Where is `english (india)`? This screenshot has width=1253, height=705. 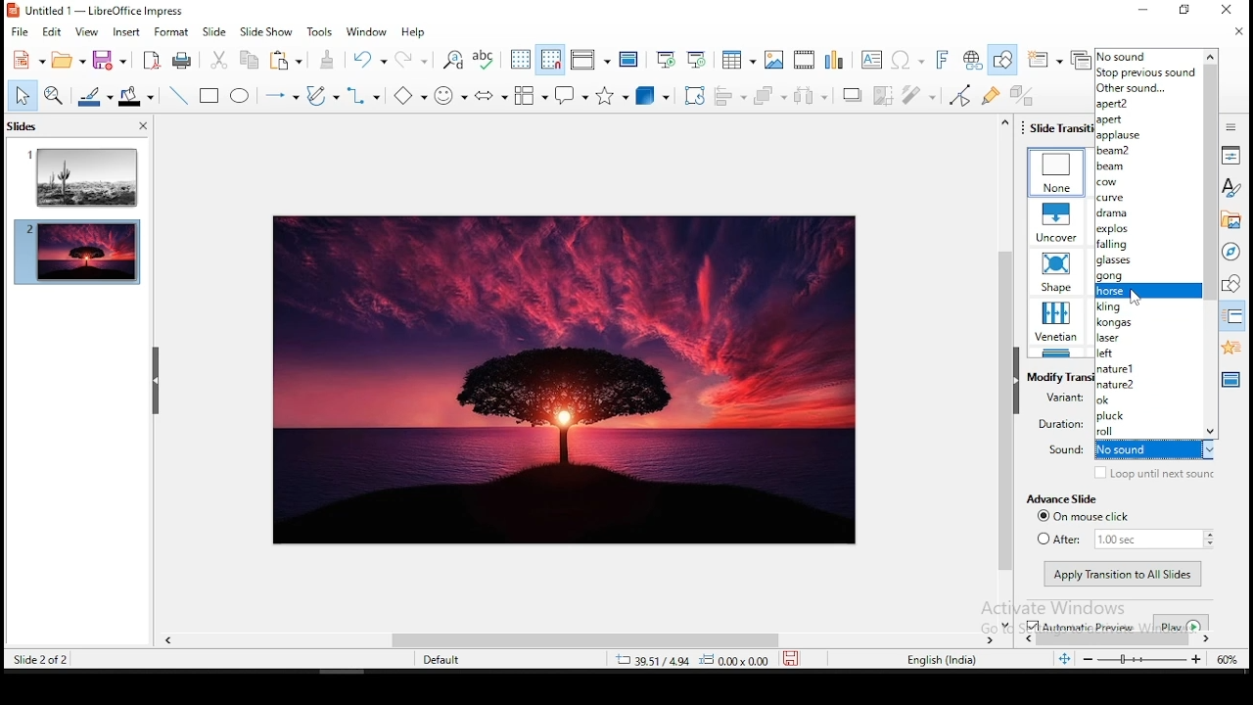
english (india) is located at coordinates (941, 660).